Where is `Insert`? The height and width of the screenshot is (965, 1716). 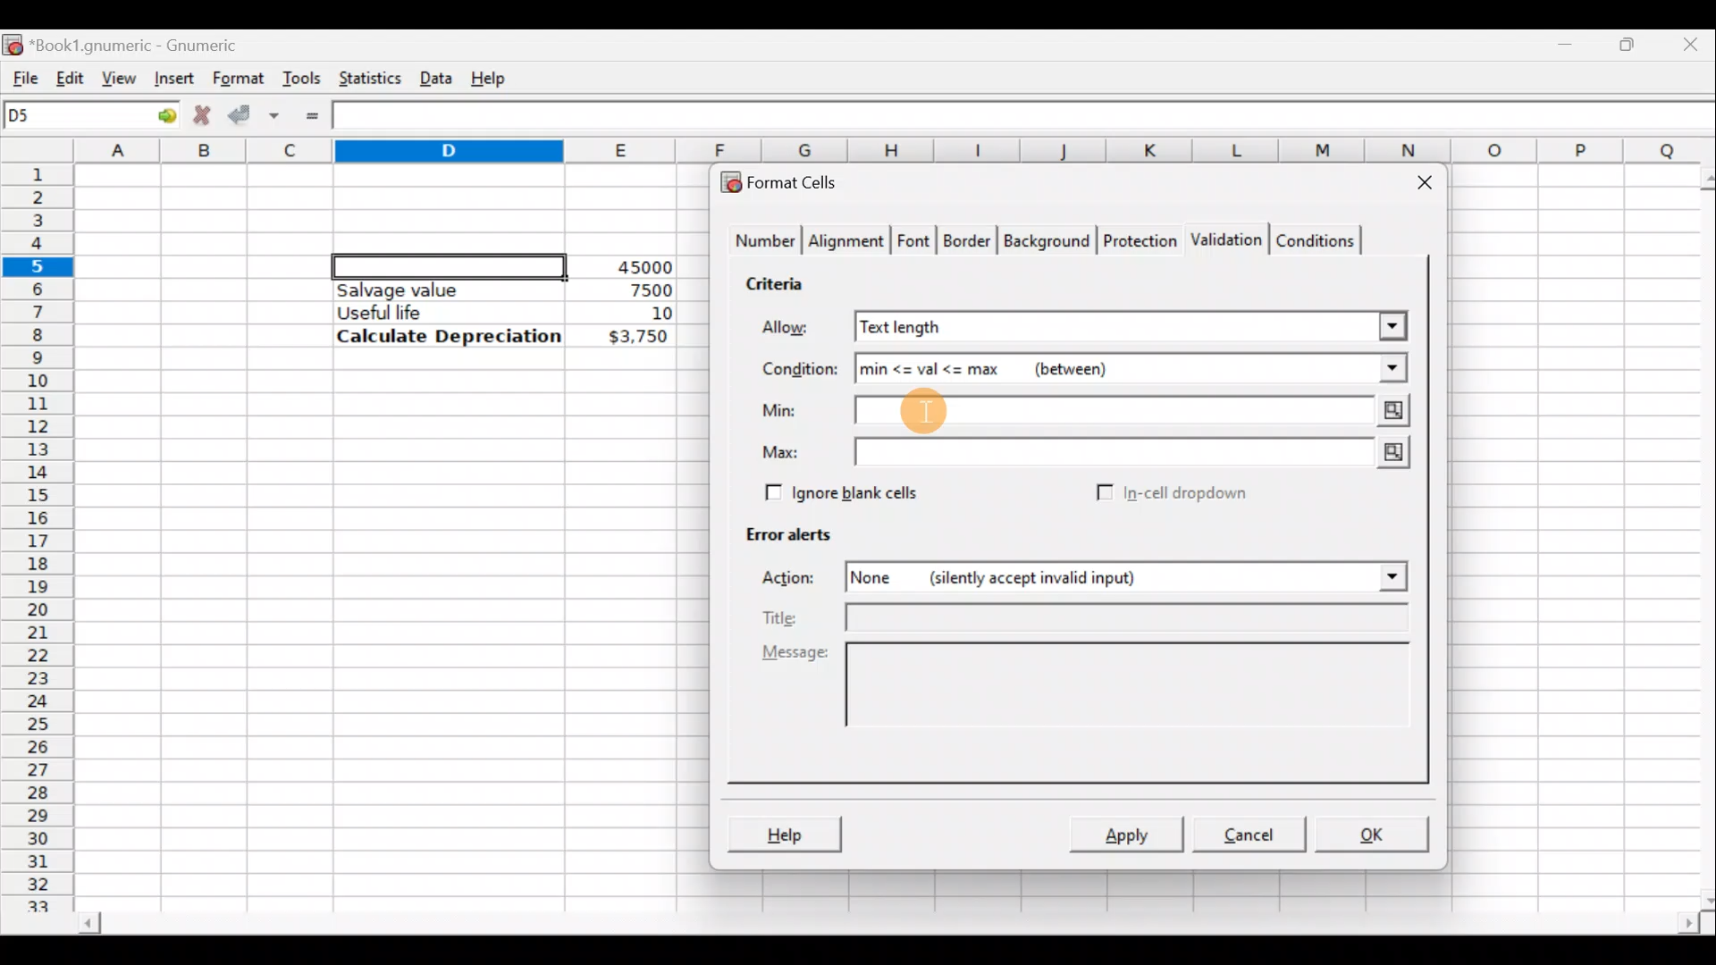 Insert is located at coordinates (172, 78).